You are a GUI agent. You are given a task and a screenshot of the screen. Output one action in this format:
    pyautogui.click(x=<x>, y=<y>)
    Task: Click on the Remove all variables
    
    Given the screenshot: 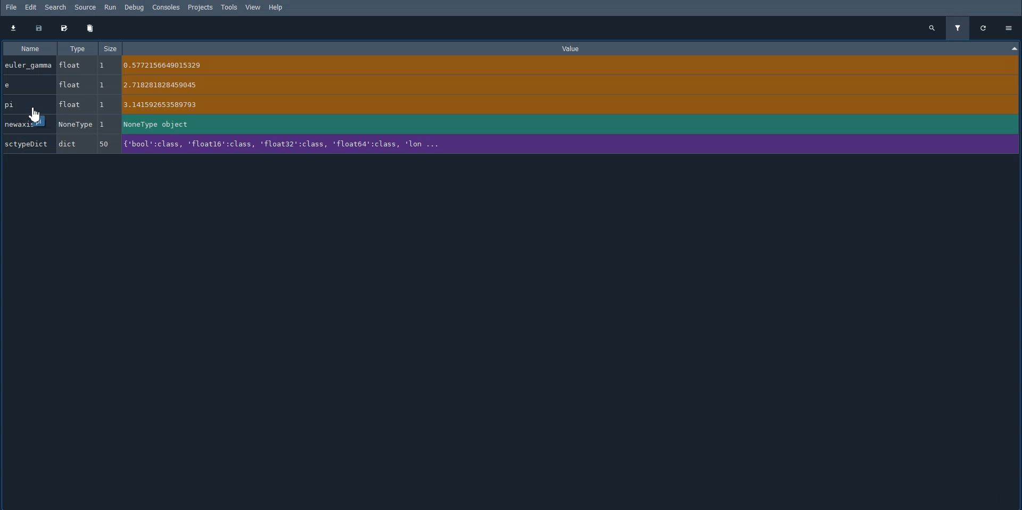 What is the action you would take?
    pyautogui.click(x=90, y=29)
    